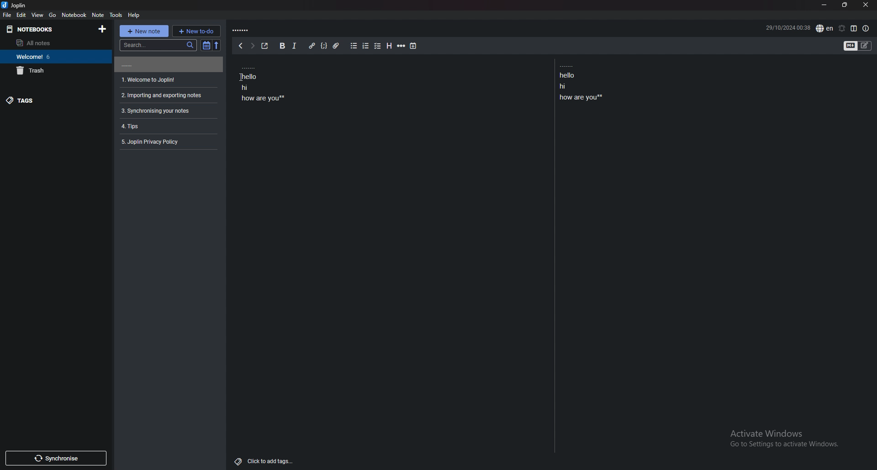  Describe the element at coordinates (324, 46) in the screenshot. I see `code` at that location.